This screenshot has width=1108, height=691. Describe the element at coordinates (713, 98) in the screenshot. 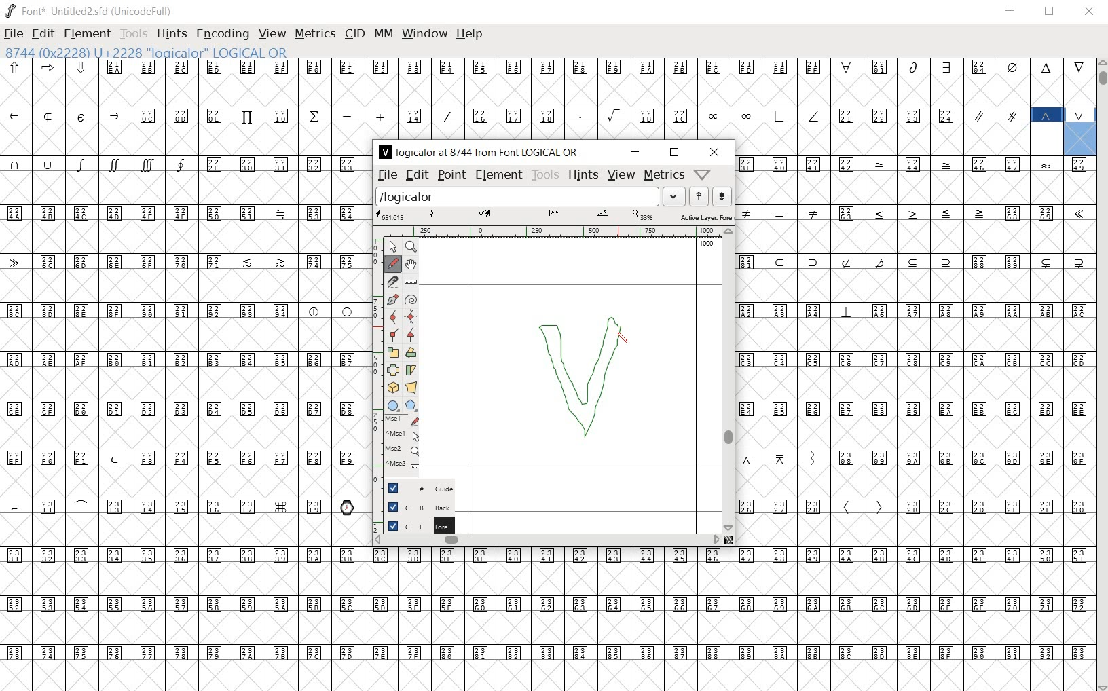

I see `glyph characters` at that location.